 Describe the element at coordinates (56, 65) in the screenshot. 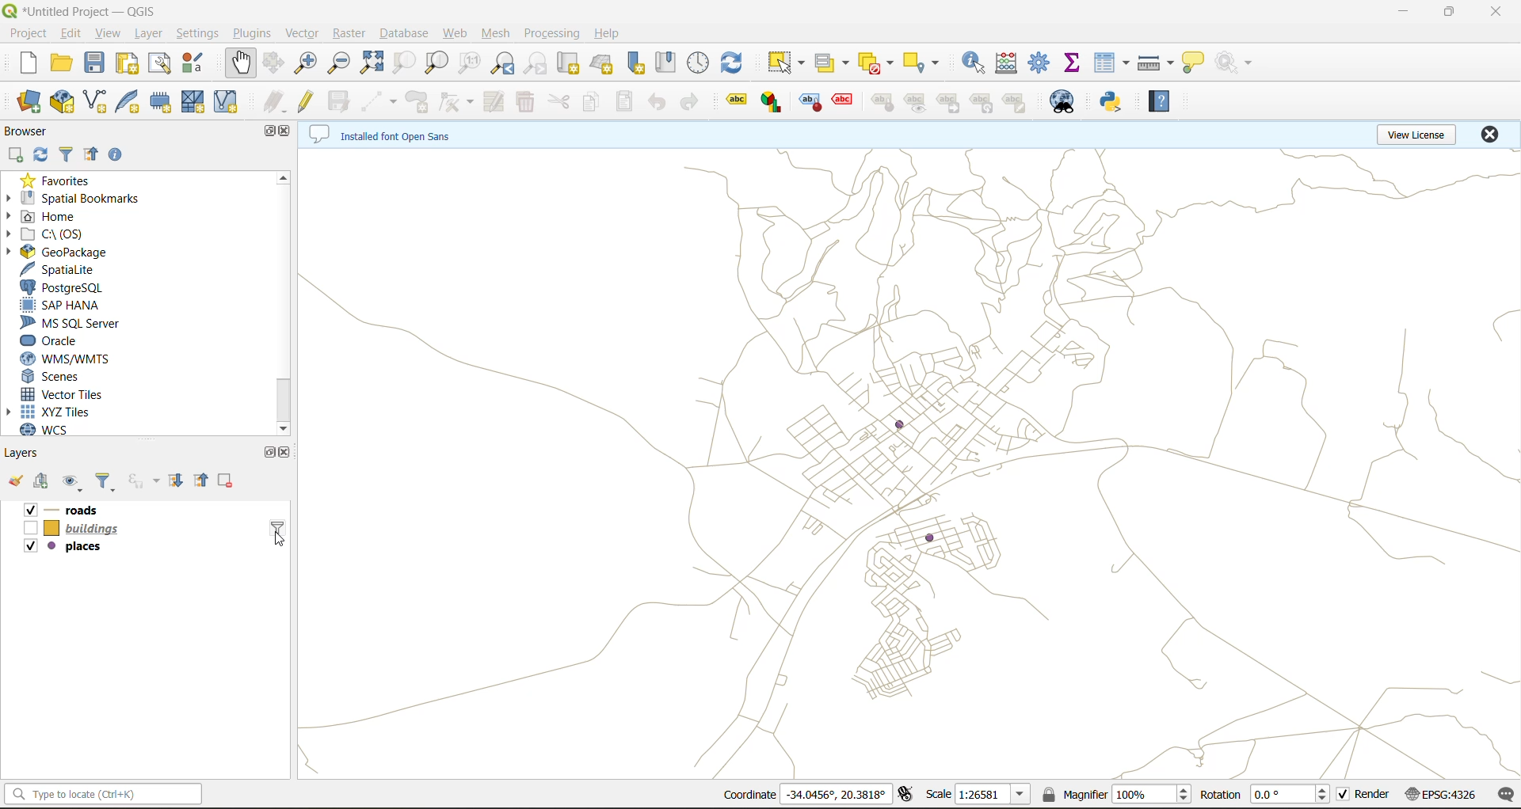

I see `open` at that location.